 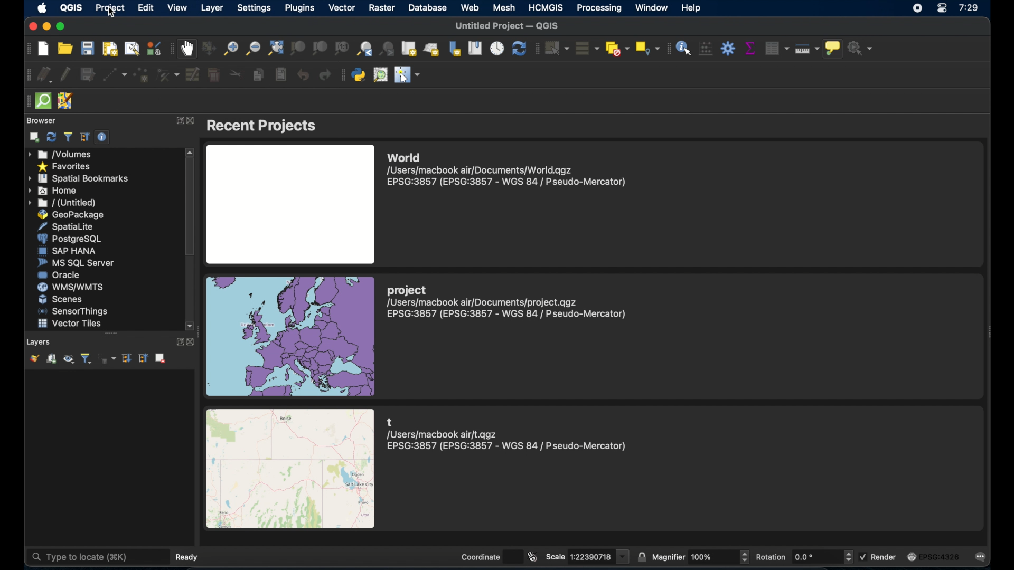 I want to click on osm place search, so click(x=381, y=75).